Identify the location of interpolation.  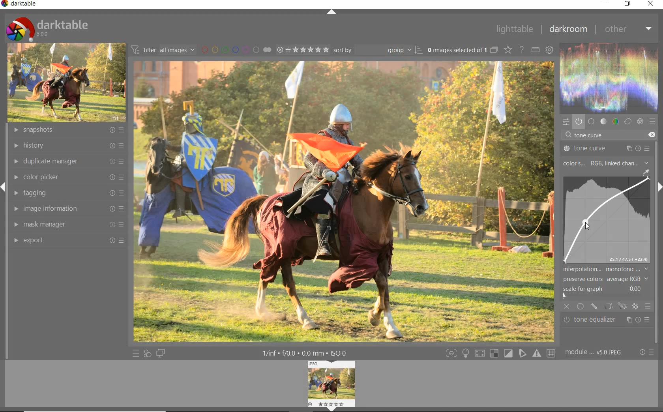
(606, 269).